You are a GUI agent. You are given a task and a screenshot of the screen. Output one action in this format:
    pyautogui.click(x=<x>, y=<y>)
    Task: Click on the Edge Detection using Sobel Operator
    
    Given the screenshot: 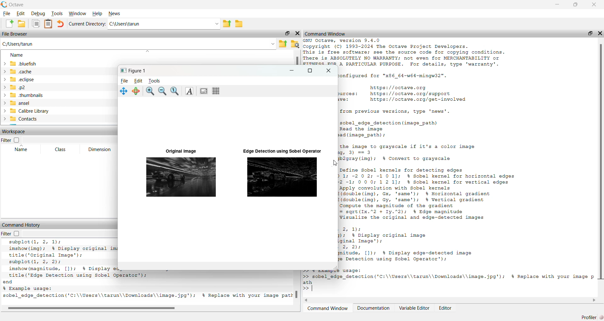 What is the action you would take?
    pyautogui.click(x=279, y=151)
    